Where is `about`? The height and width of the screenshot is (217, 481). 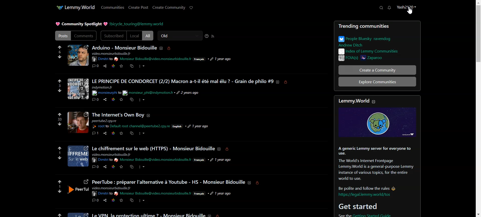
about is located at coordinates (210, 215).